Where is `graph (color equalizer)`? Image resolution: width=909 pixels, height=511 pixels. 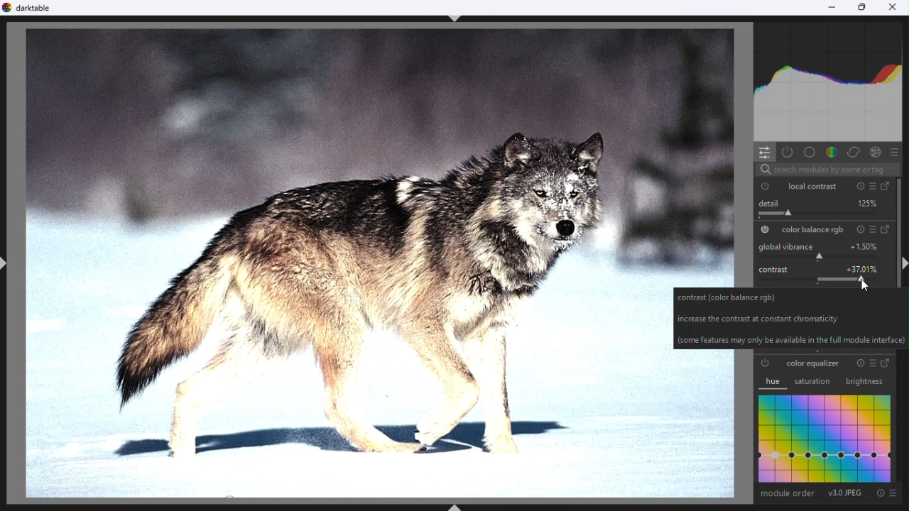
graph (color equalizer) is located at coordinates (827, 441).